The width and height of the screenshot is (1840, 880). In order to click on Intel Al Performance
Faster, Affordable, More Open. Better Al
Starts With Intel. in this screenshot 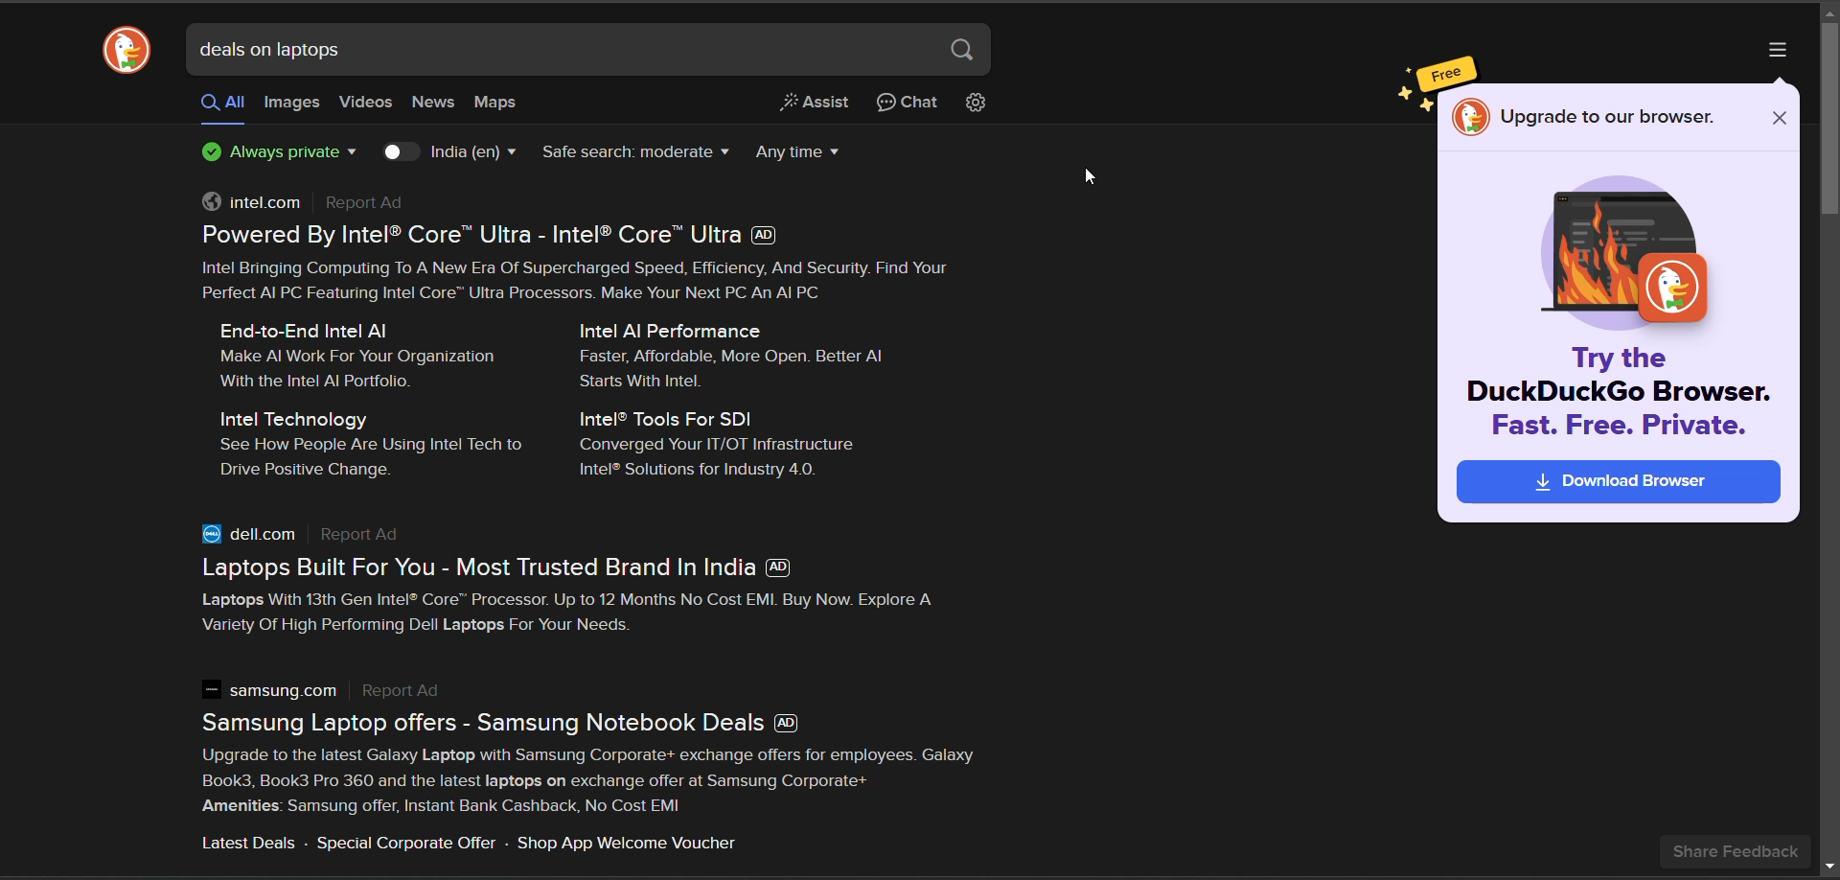, I will do `click(742, 354)`.